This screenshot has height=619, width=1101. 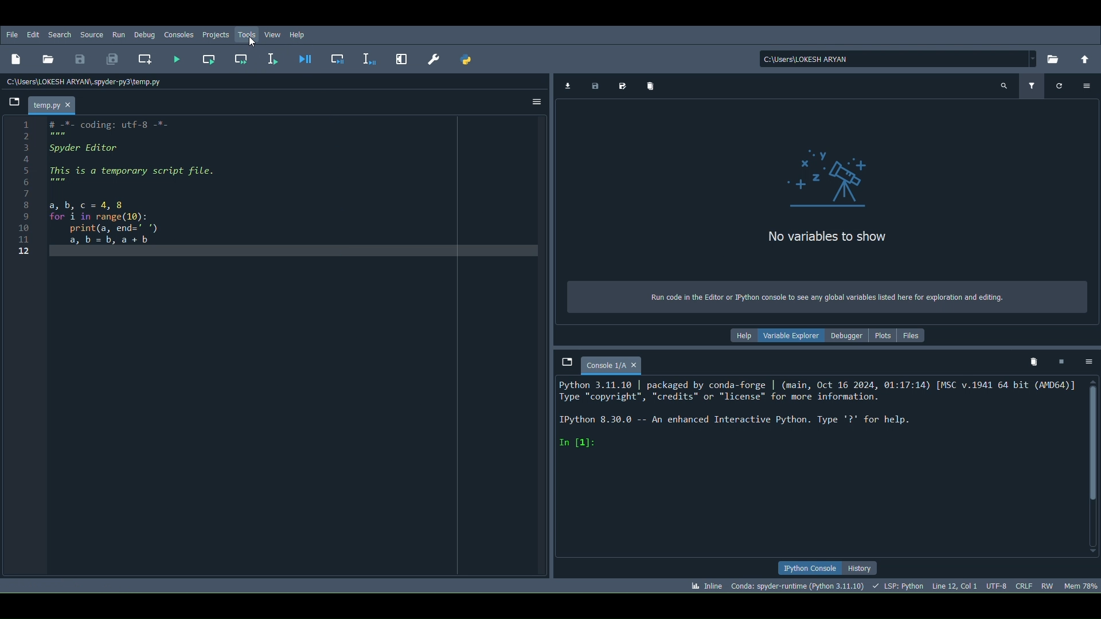 What do you see at coordinates (1025, 583) in the screenshot?
I see `File EOL Status` at bounding box center [1025, 583].